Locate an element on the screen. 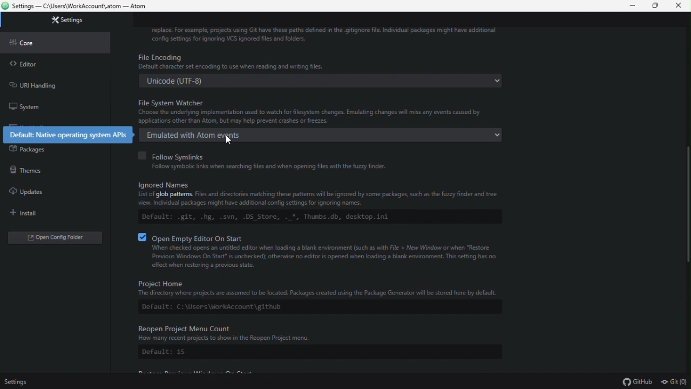 The width and height of the screenshot is (691, 389). system is located at coordinates (45, 105).